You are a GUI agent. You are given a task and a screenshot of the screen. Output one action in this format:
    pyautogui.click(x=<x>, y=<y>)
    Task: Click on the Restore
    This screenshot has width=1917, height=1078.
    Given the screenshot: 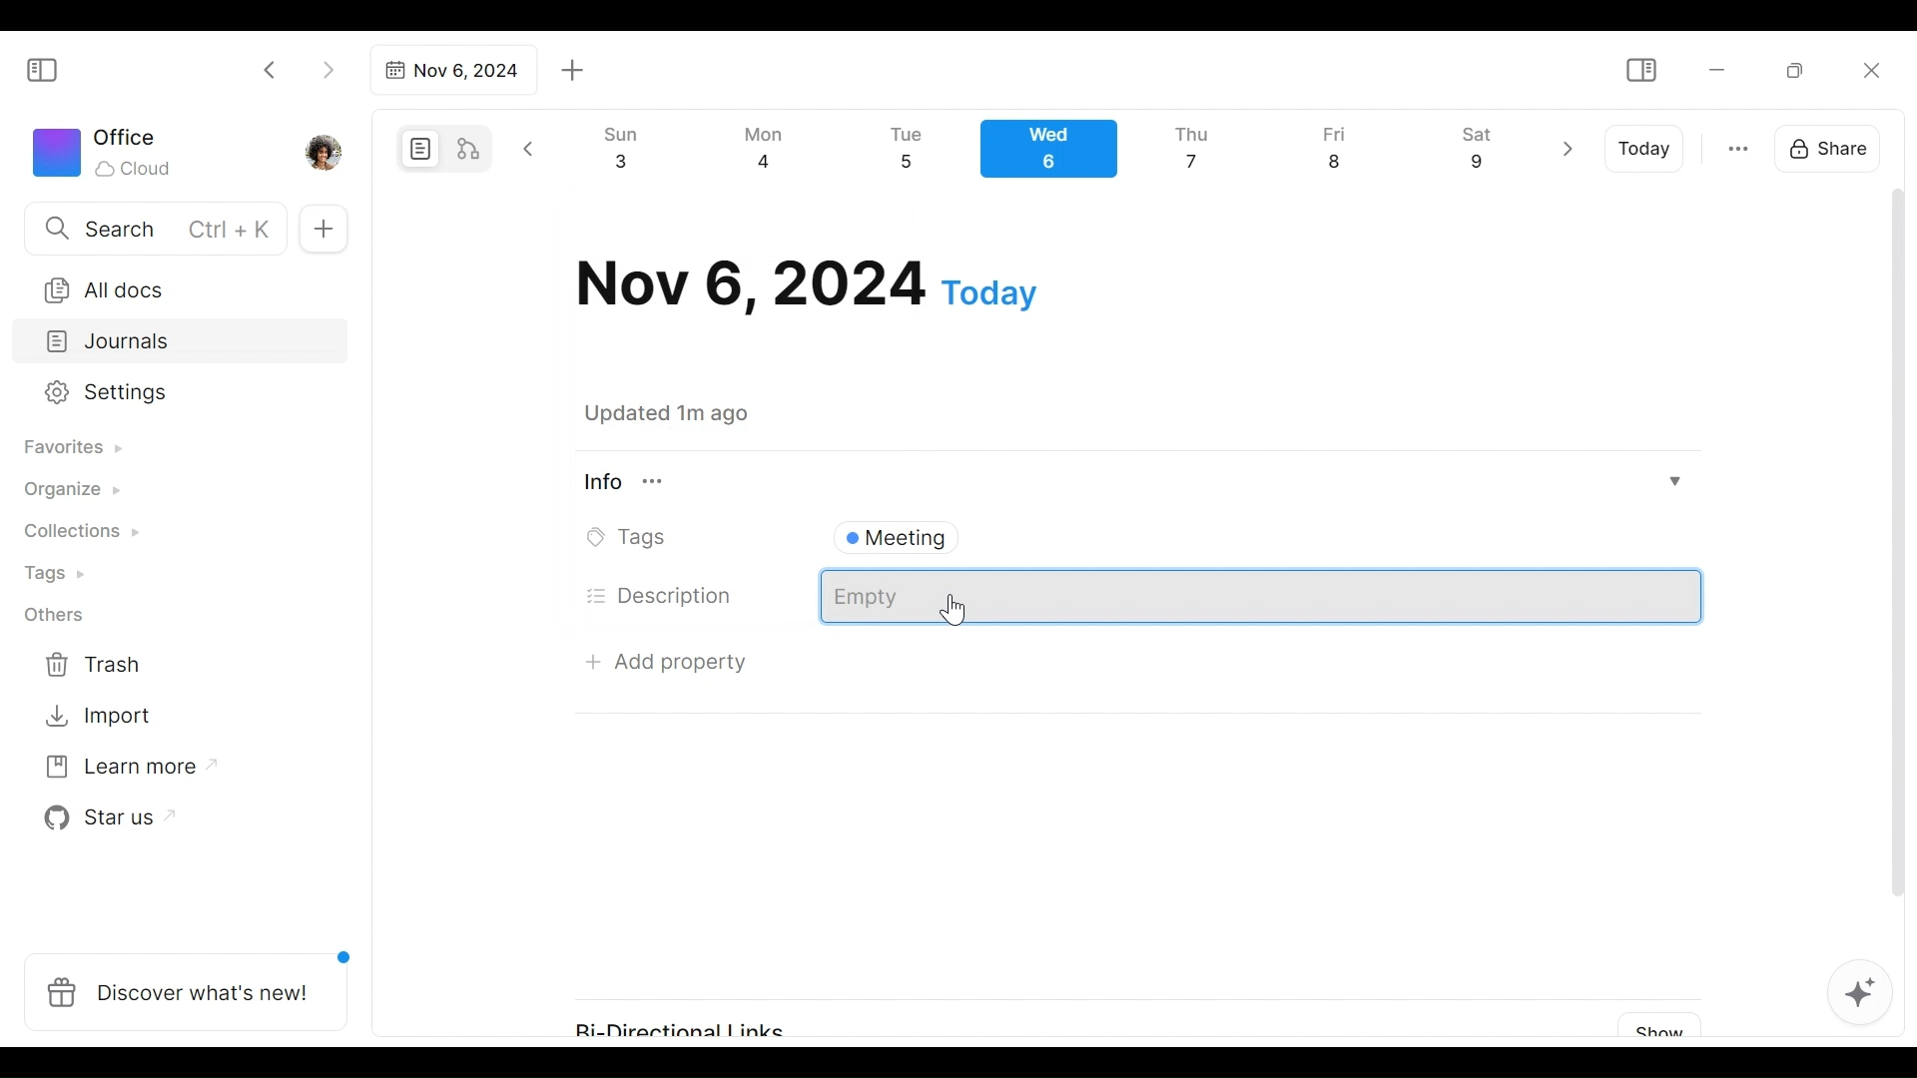 What is the action you would take?
    pyautogui.click(x=1802, y=69)
    